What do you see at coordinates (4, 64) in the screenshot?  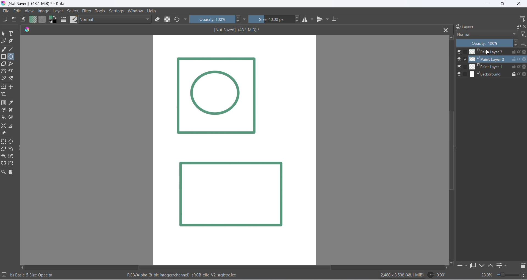 I see `polygon tool` at bounding box center [4, 64].